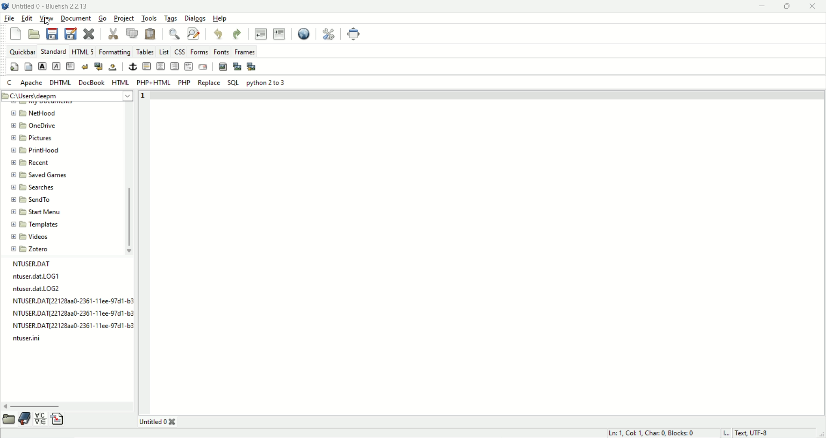  Describe the element at coordinates (145, 51) in the screenshot. I see `tables` at that location.